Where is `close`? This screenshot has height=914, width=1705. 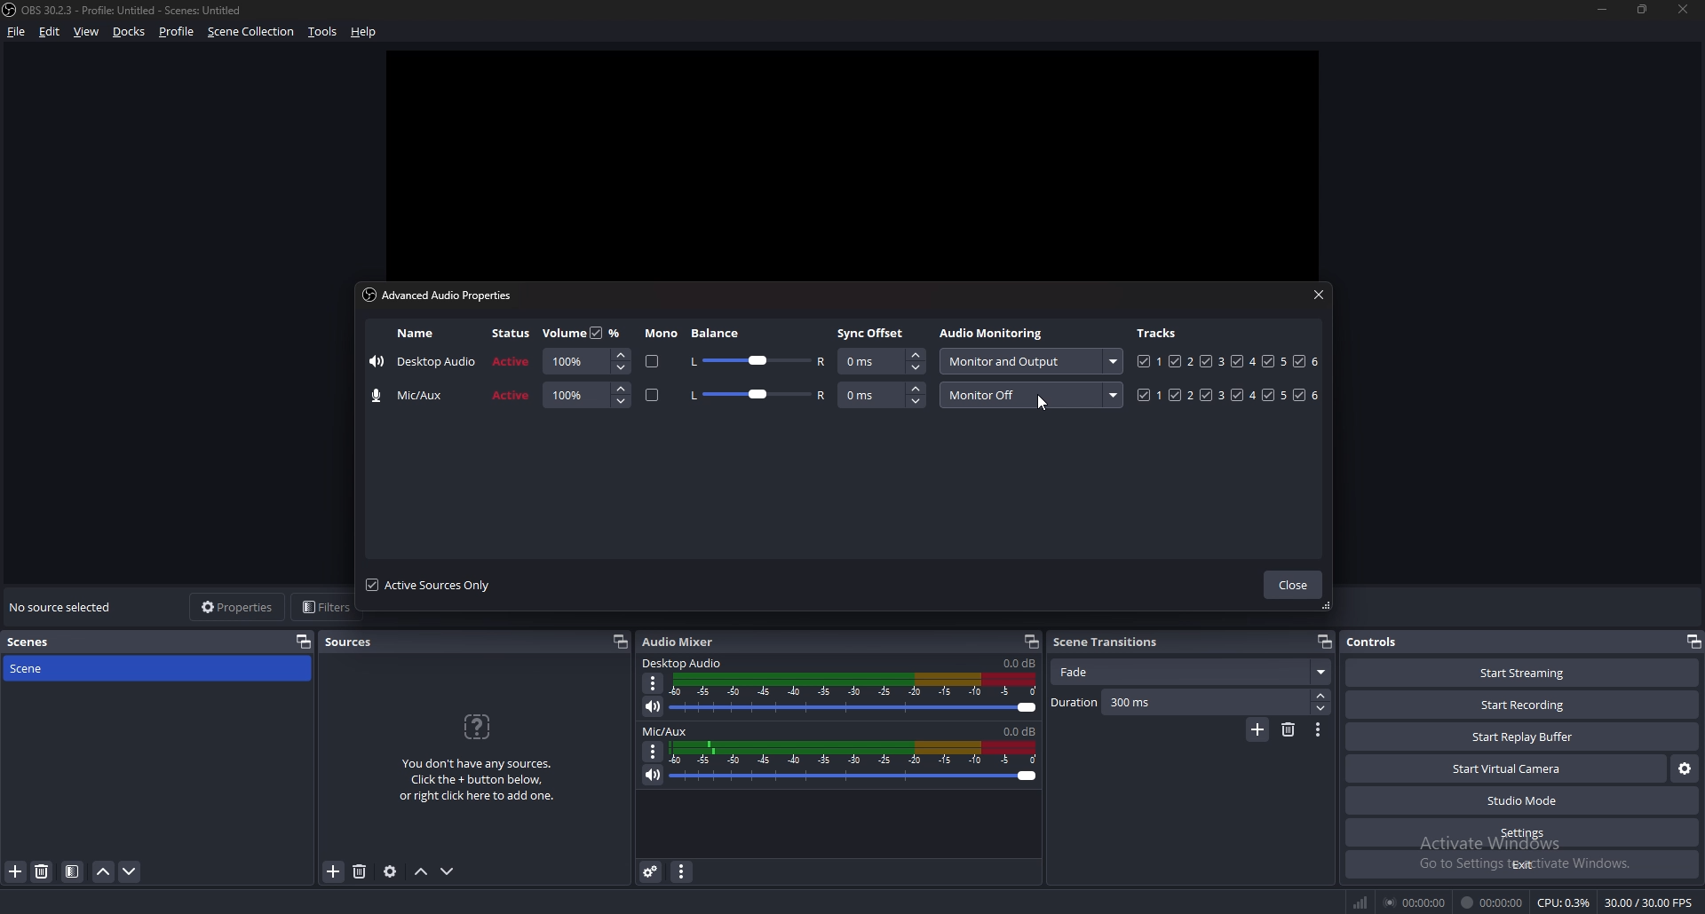 close is located at coordinates (1318, 296).